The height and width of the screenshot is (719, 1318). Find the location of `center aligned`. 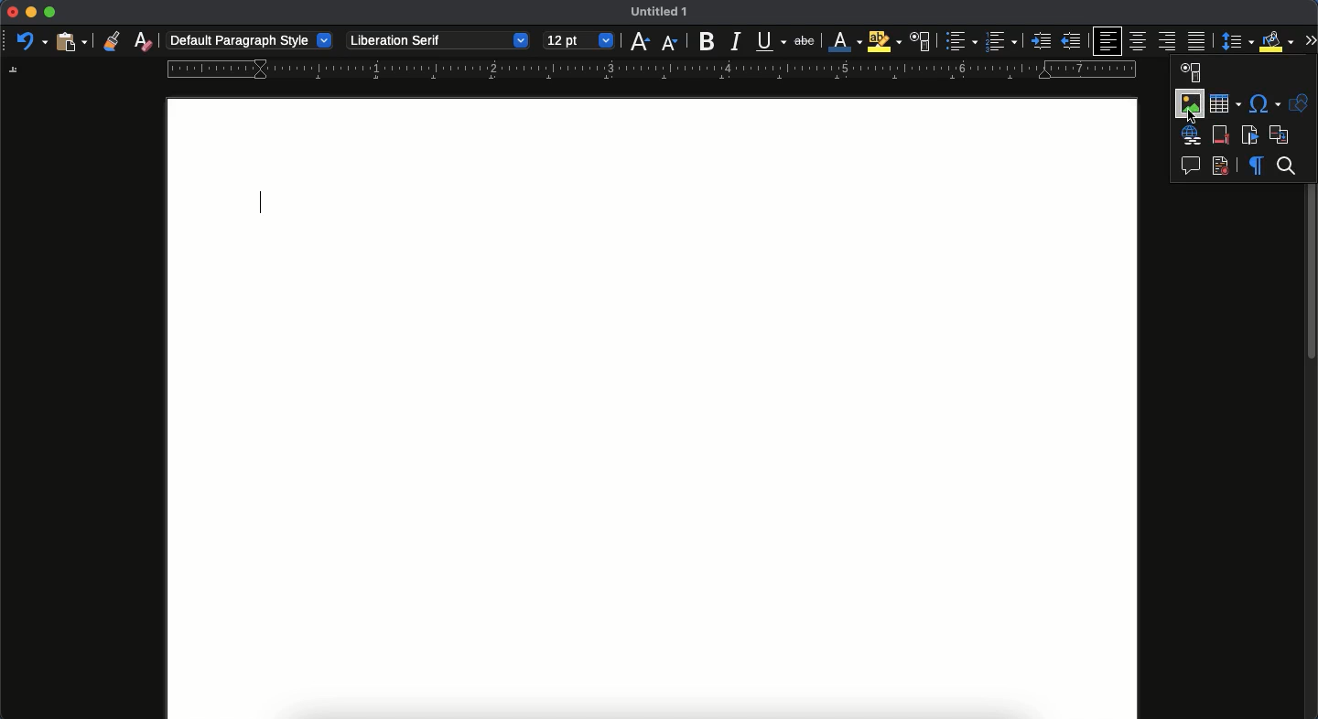

center aligned is located at coordinates (1140, 40).